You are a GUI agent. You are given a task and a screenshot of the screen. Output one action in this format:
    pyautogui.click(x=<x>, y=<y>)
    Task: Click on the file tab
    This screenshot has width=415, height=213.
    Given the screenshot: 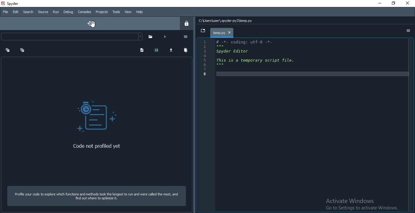 What is the action you would take?
    pyautogui.click(x=222, y=32)
    